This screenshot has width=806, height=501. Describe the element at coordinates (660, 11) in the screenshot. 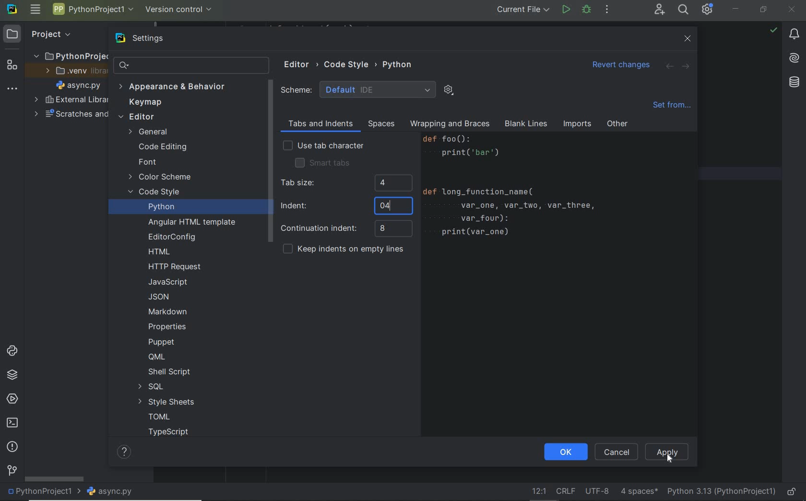

I see `code with me` at that location.